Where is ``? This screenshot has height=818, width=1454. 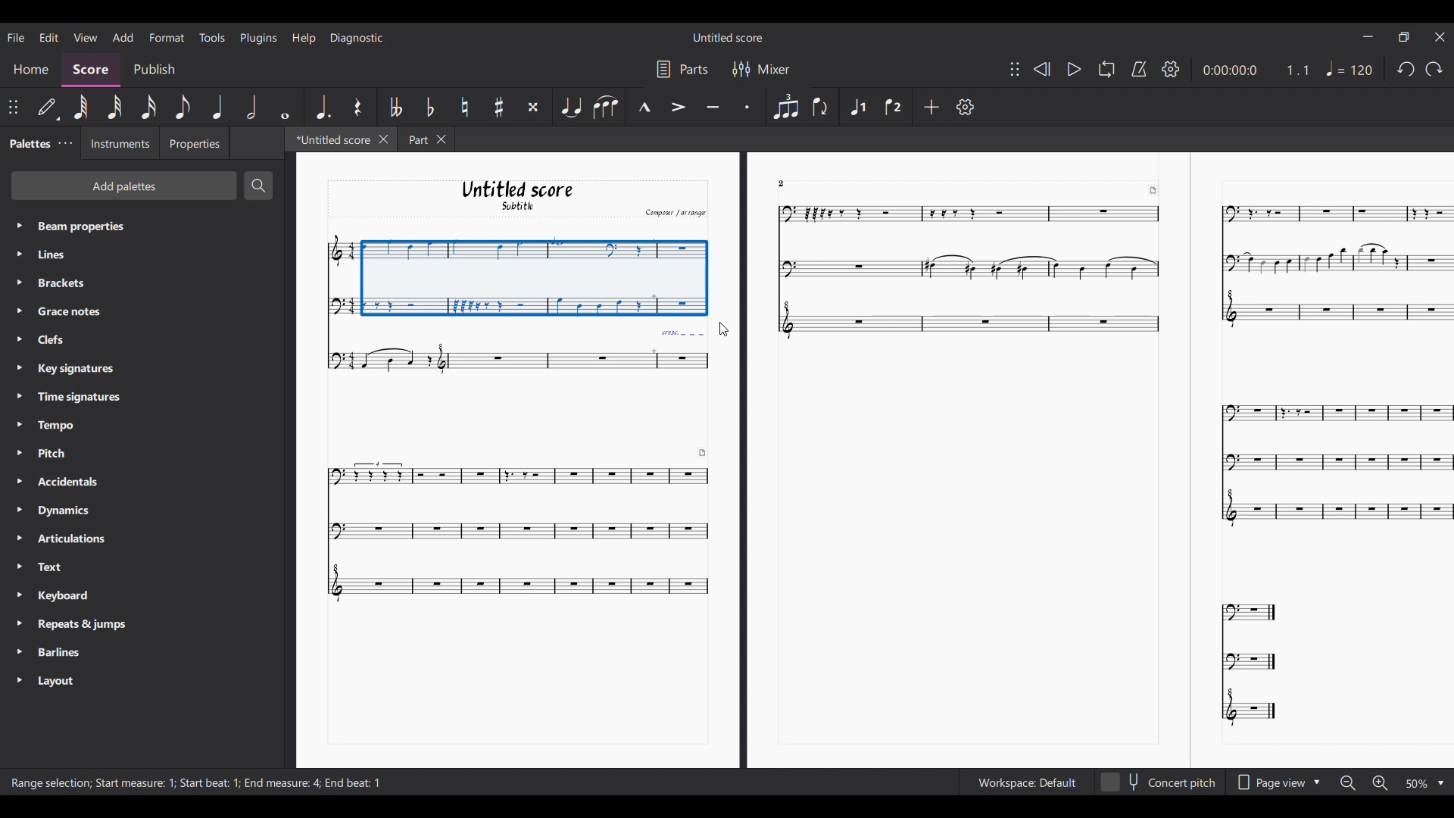  is located at coordinates (968, 267).